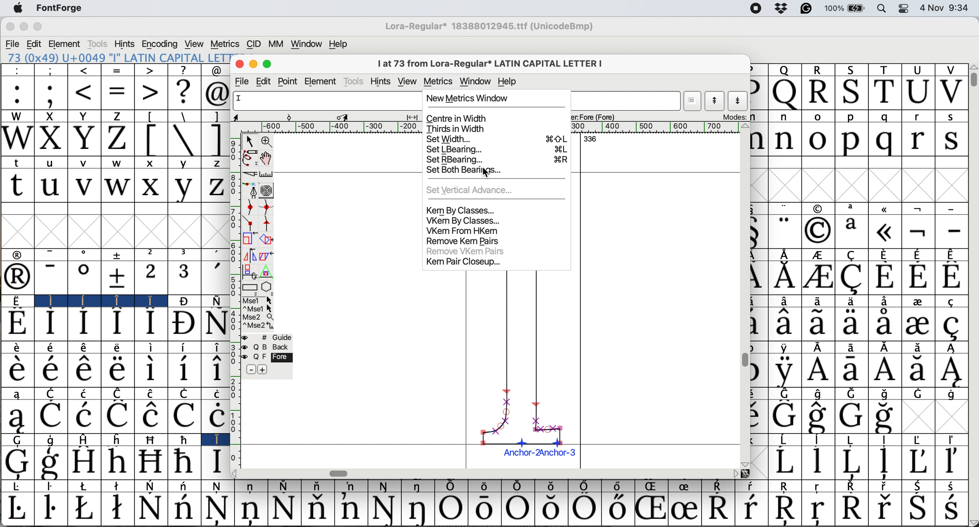  Describe the element at coordinates (495, 149) in the screenshot. I see `set lbearing` at that location.